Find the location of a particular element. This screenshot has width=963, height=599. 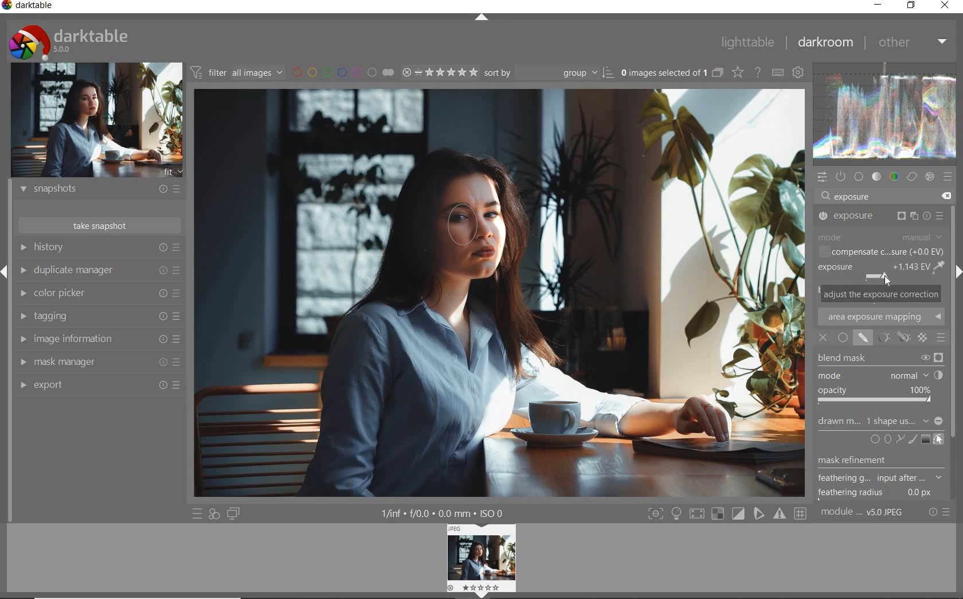

BLEND MASK is located at coordinates (879, 359).